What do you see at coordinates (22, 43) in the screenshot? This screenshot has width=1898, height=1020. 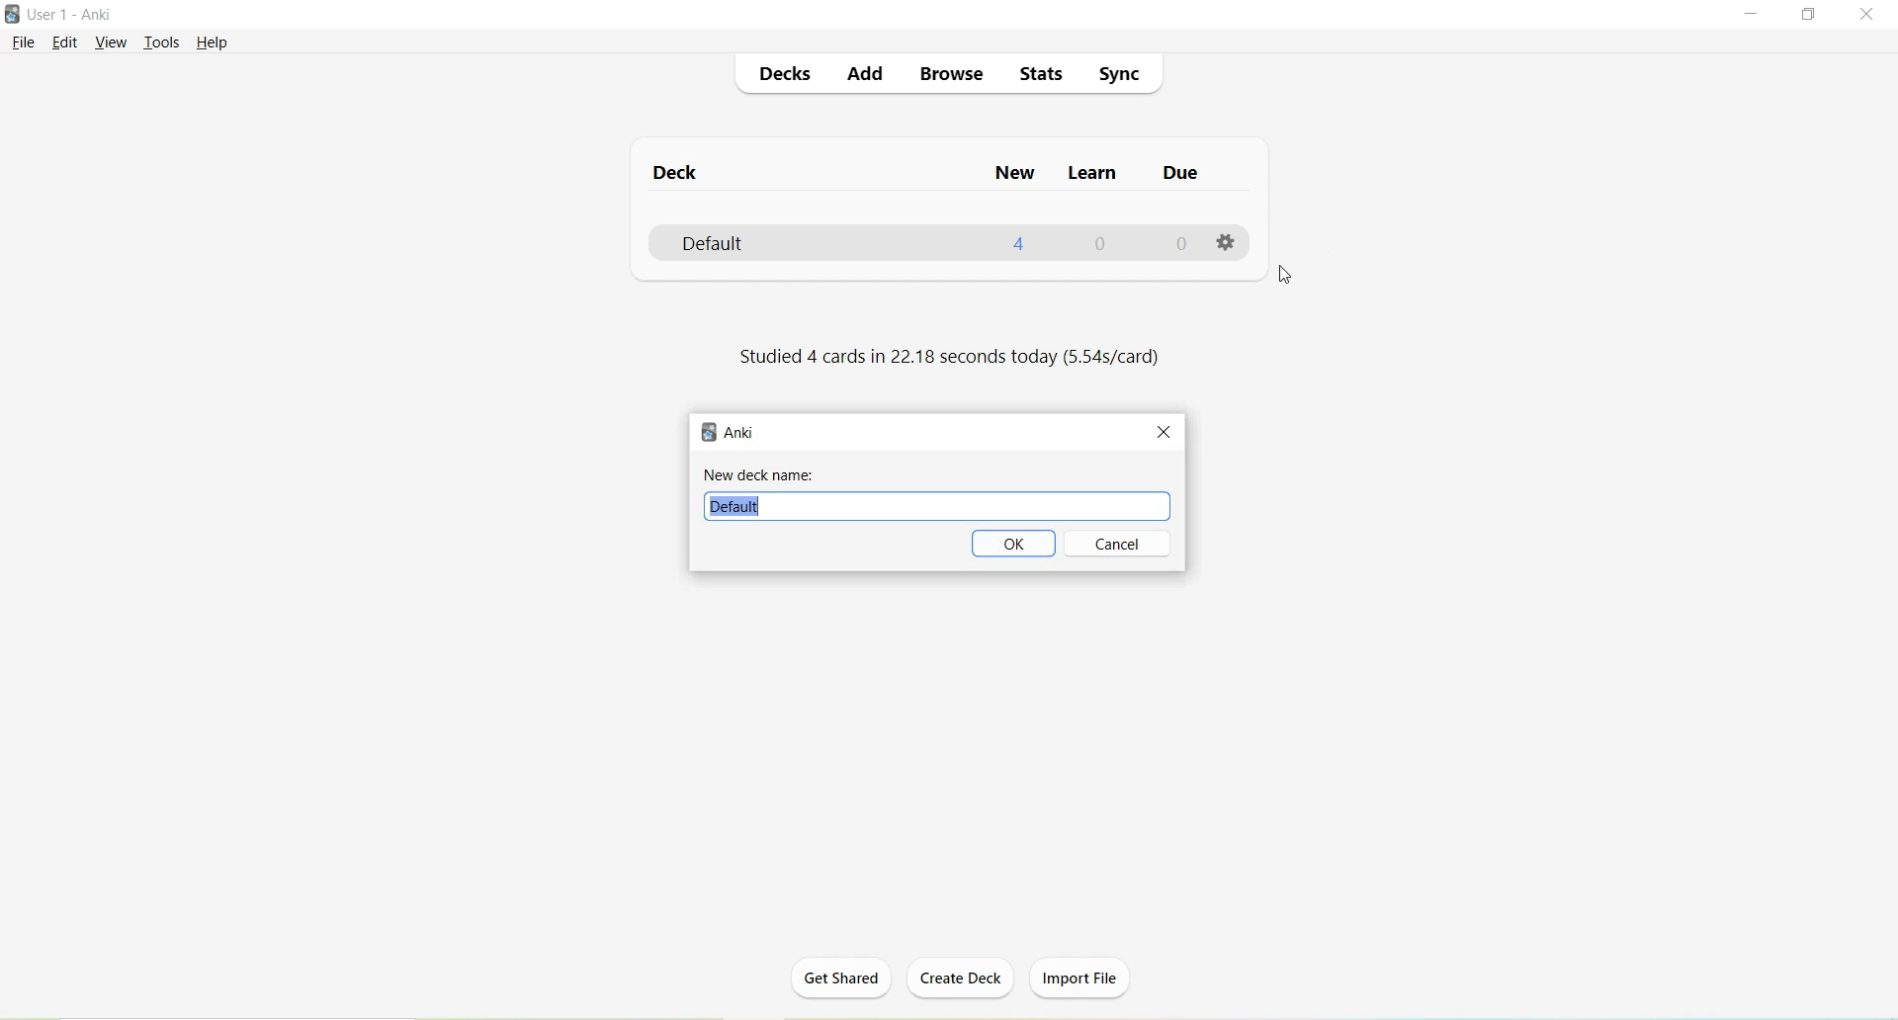 I see `File` at bounding box center [22, 43].